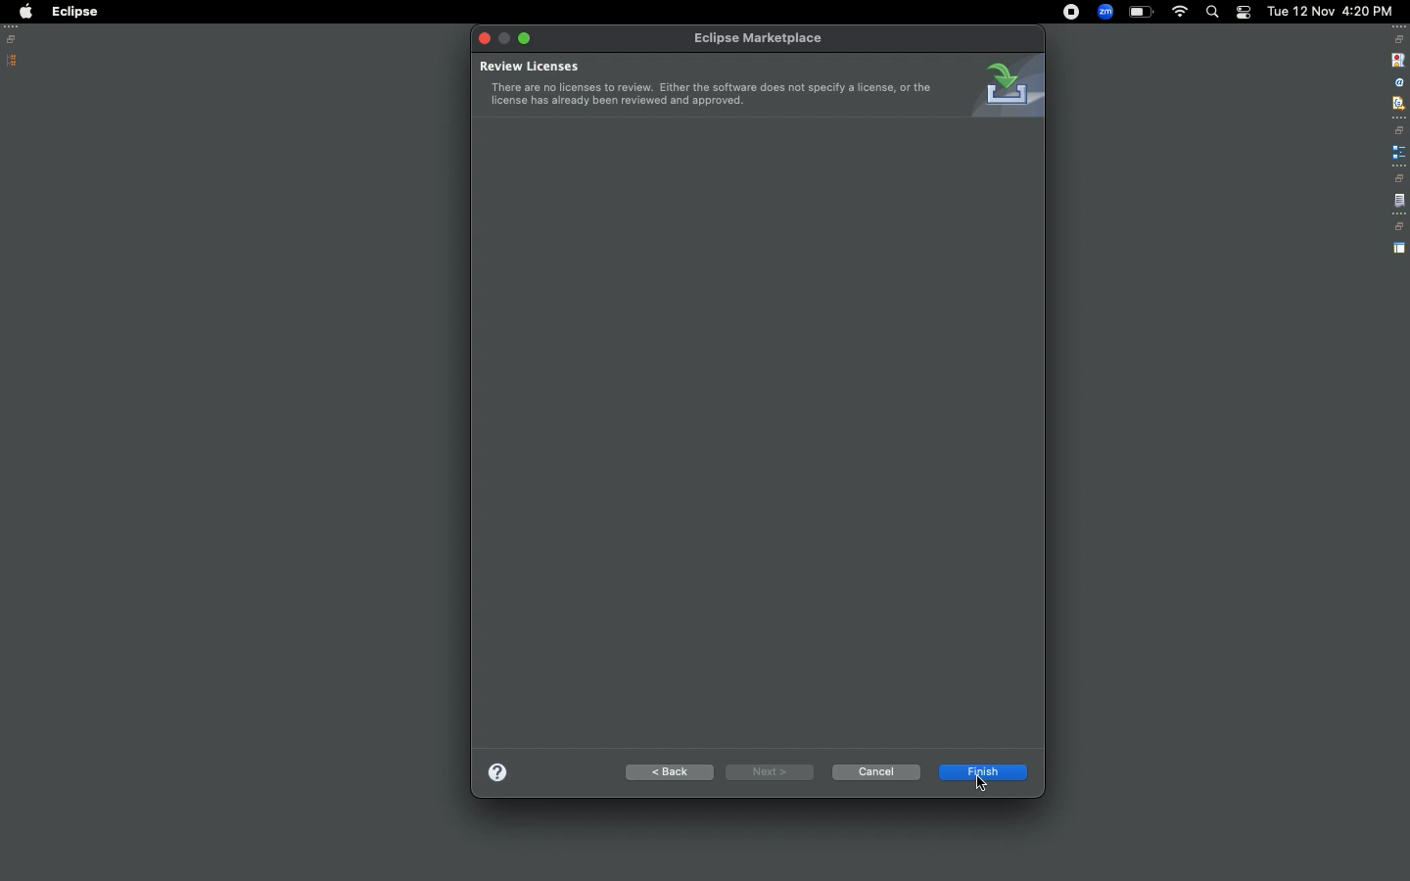 The height and width of the screenshot is (881, 1410). I want to click on exit full screen, so click(527, 38).